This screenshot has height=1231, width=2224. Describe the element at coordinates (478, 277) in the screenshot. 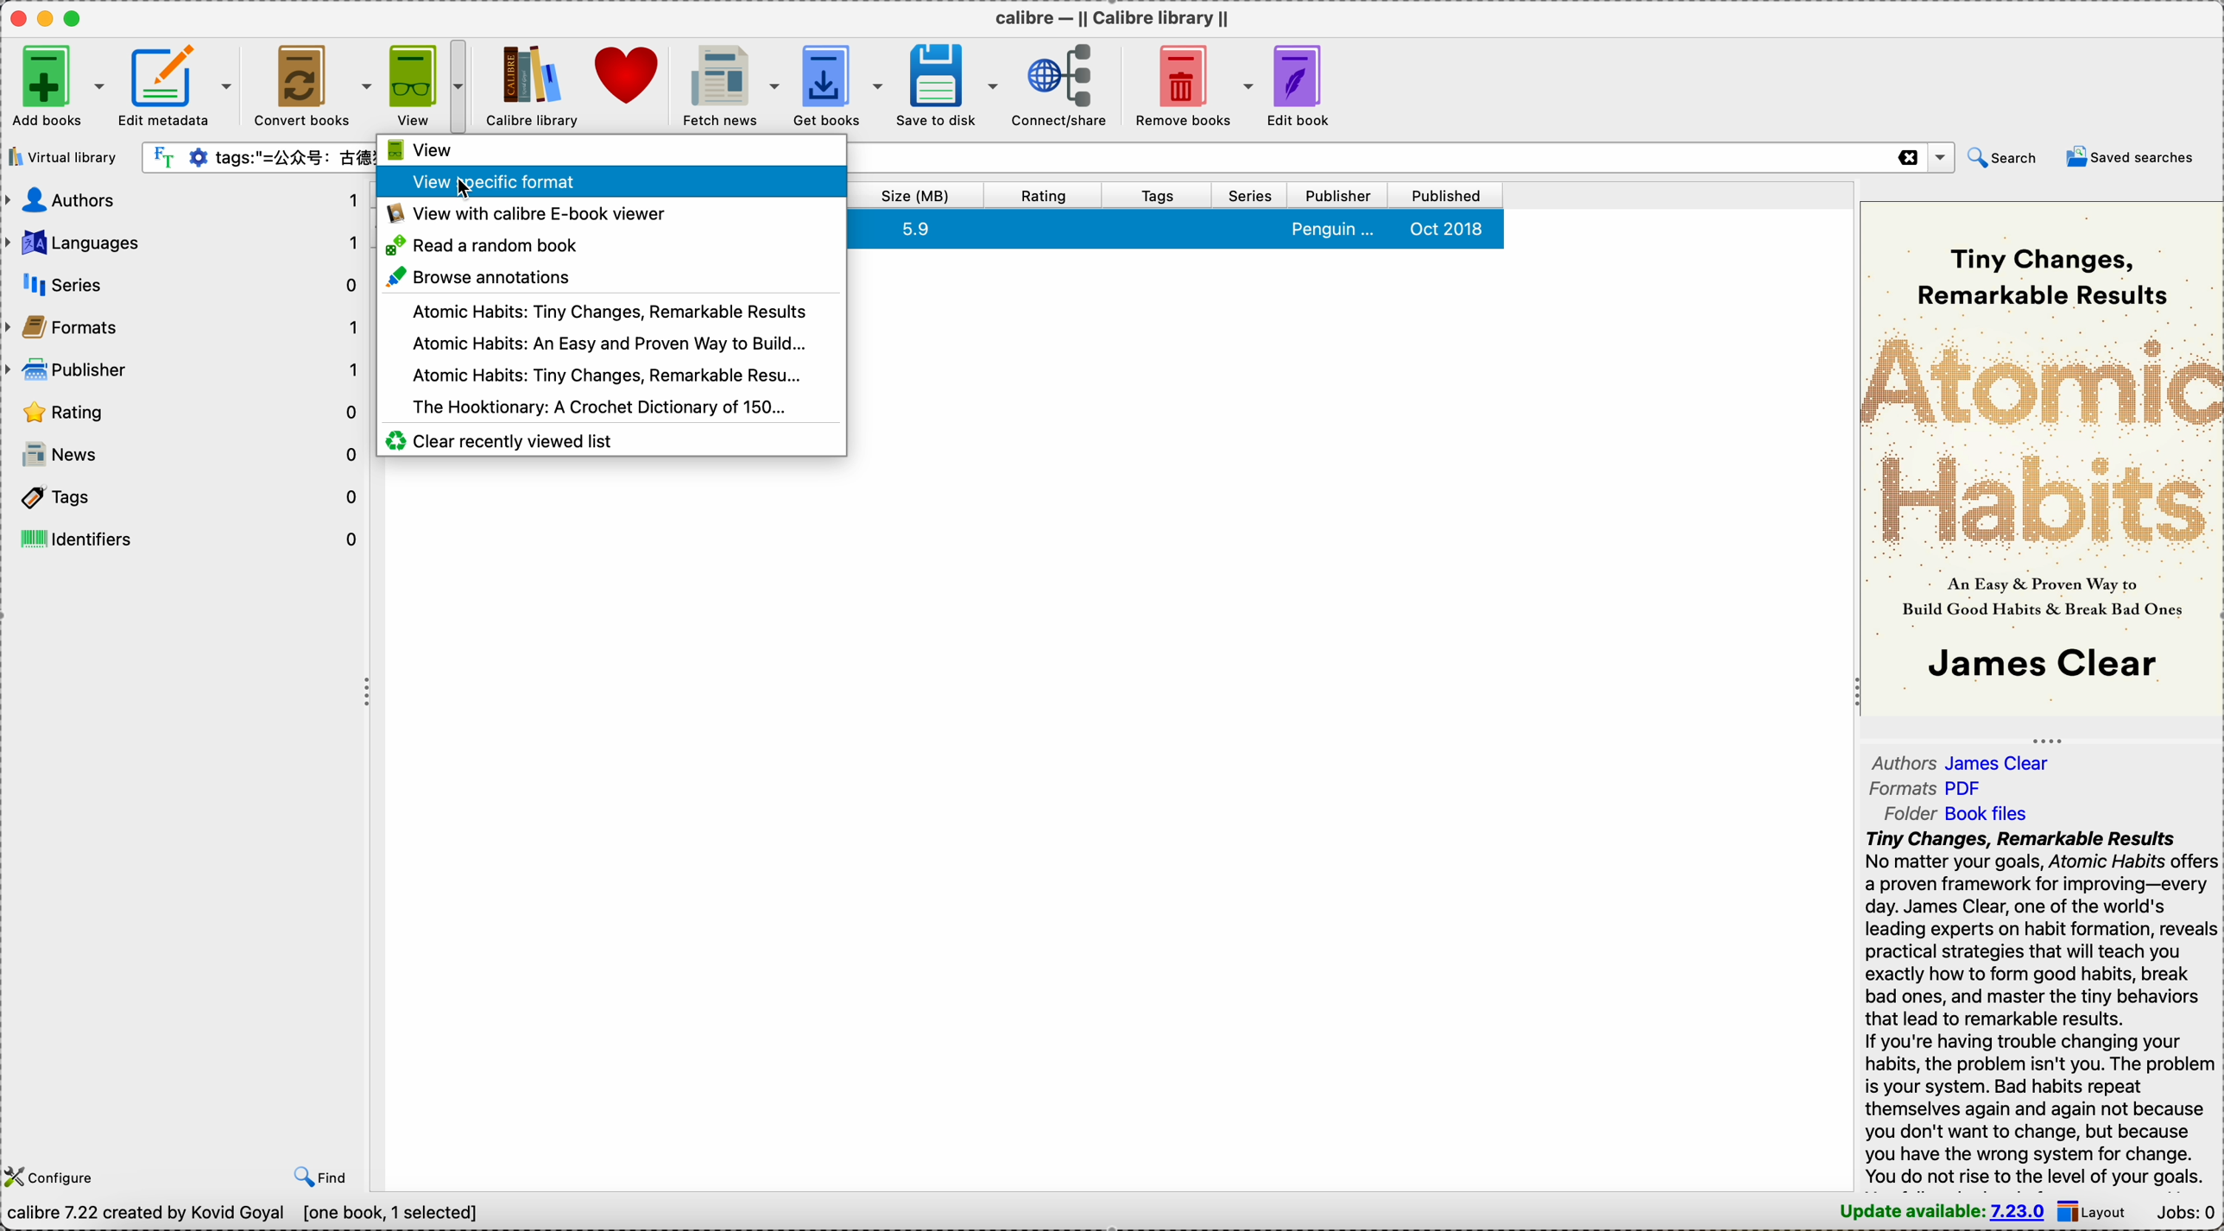

I see `browse annotations` at that location.